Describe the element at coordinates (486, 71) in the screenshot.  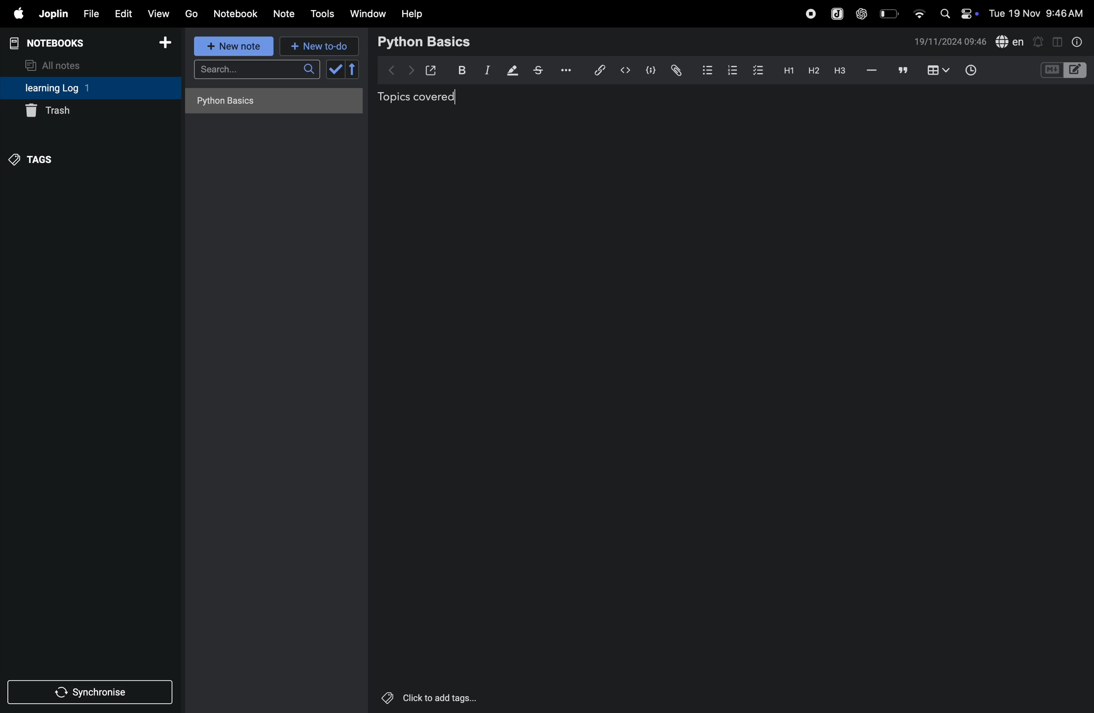
I see `itallic` at that location.